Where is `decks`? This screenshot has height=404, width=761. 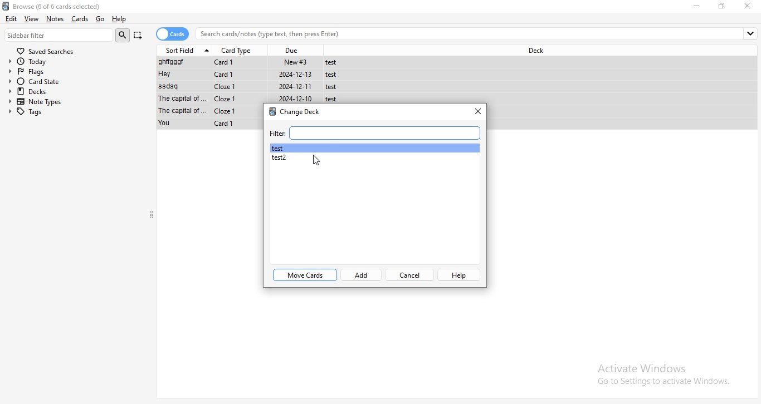 decks is located at coordinates (75, 91).